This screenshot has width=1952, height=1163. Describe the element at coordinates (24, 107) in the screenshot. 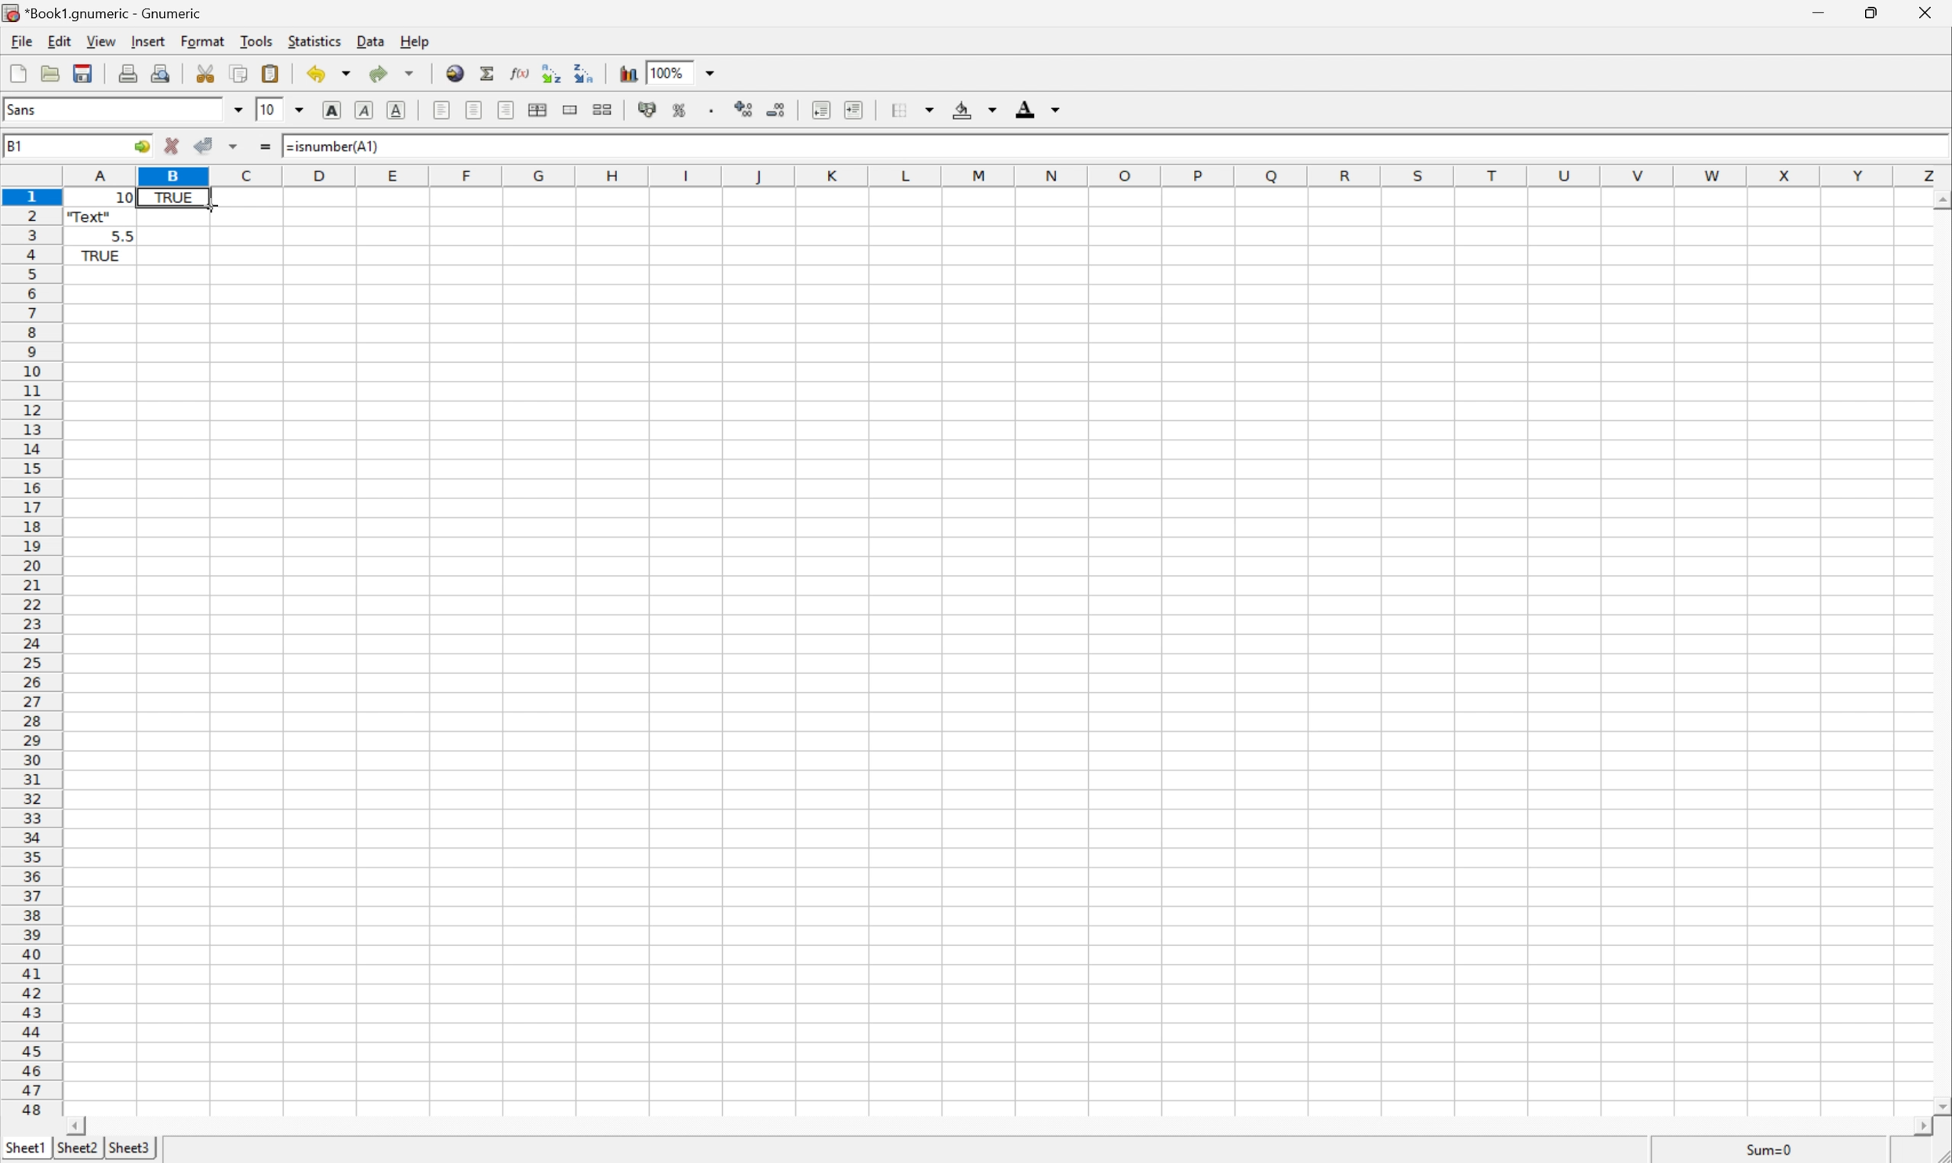

I see `Sans` at that location.